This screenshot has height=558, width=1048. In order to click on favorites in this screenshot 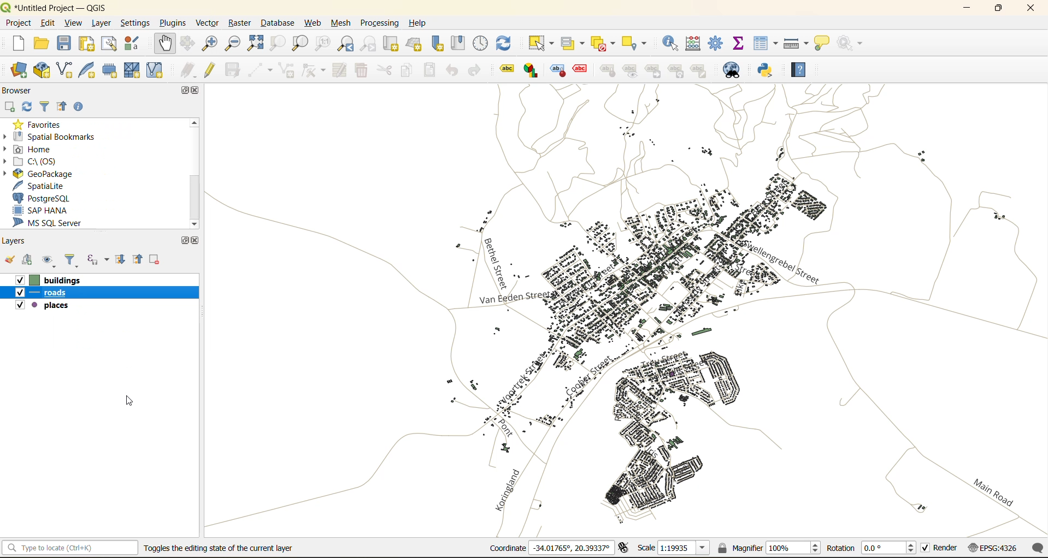, I will do `click(42, 126)`.